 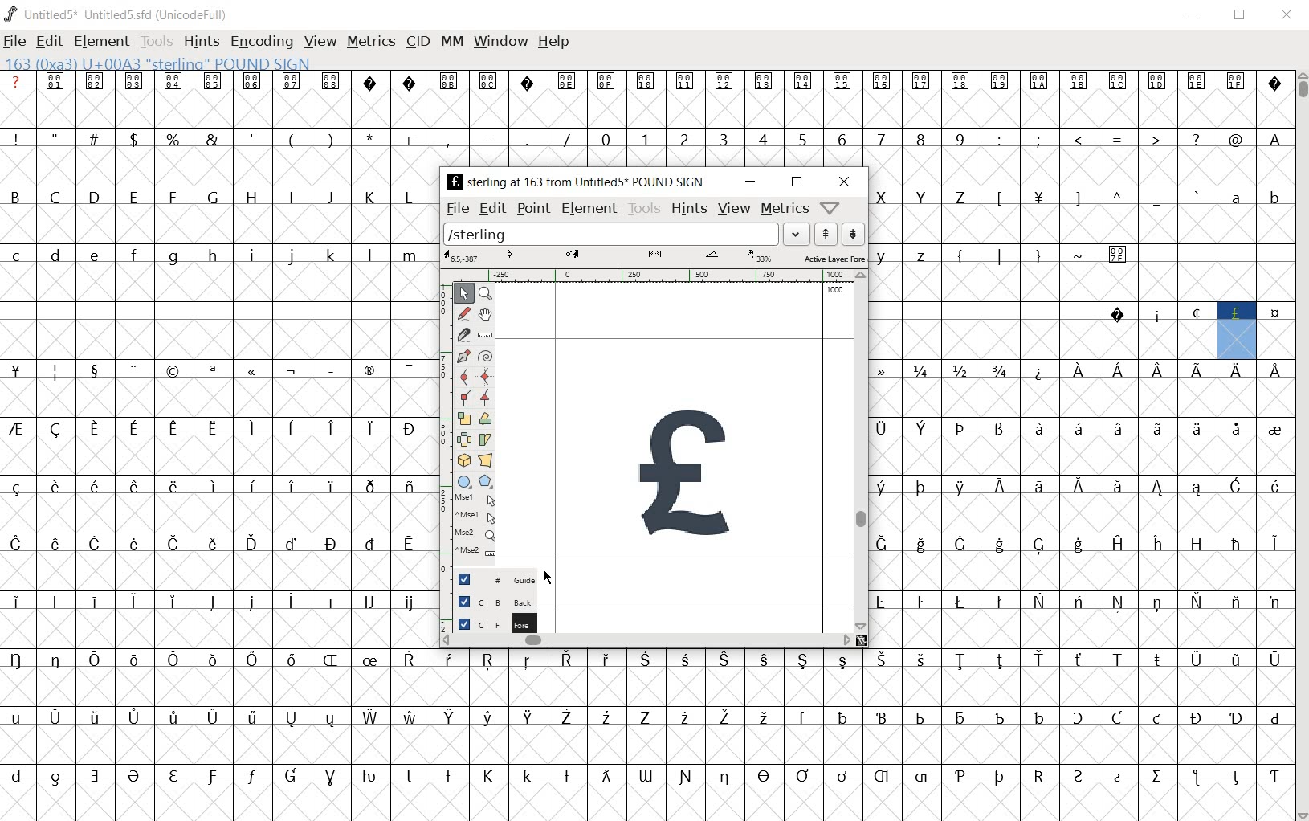 I want to click on Mouse wheel button + Ctrl, so click(x=478, y=550).